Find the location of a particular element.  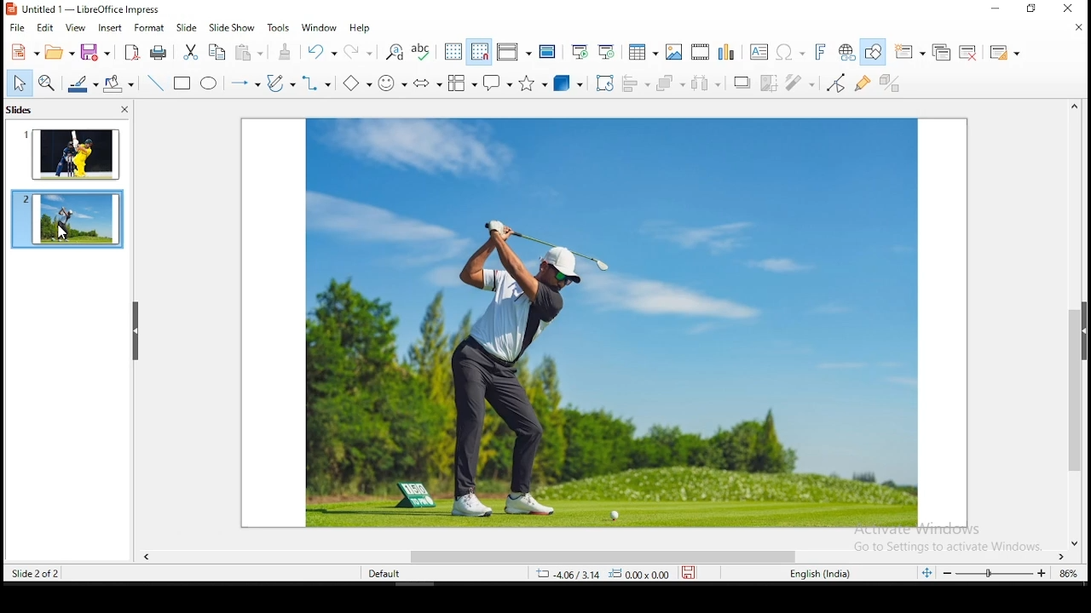

insert fontwork text is located at coordinates (819, 50).